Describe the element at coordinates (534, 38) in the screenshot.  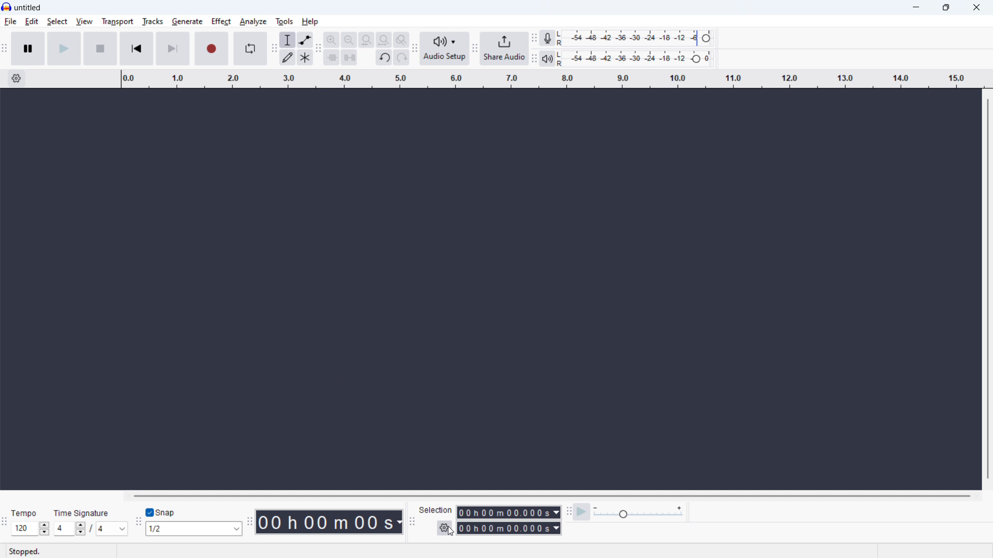
I see `recording meter toolbar` at that location.